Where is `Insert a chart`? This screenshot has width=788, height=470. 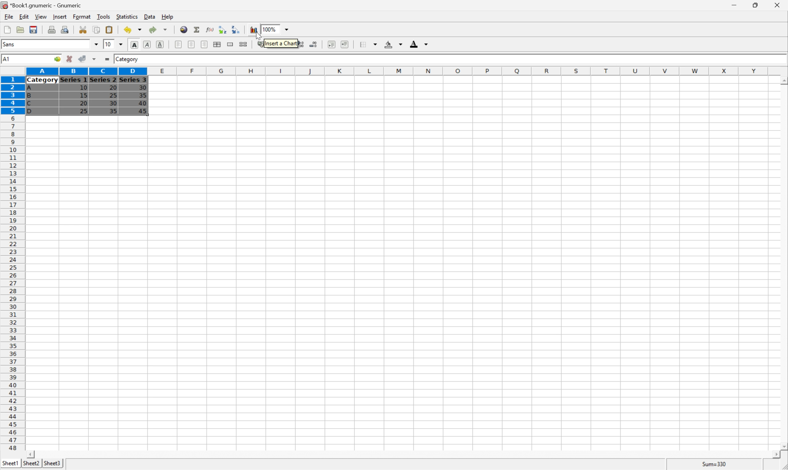 Insert a chart is located at coordinates (280, 43).